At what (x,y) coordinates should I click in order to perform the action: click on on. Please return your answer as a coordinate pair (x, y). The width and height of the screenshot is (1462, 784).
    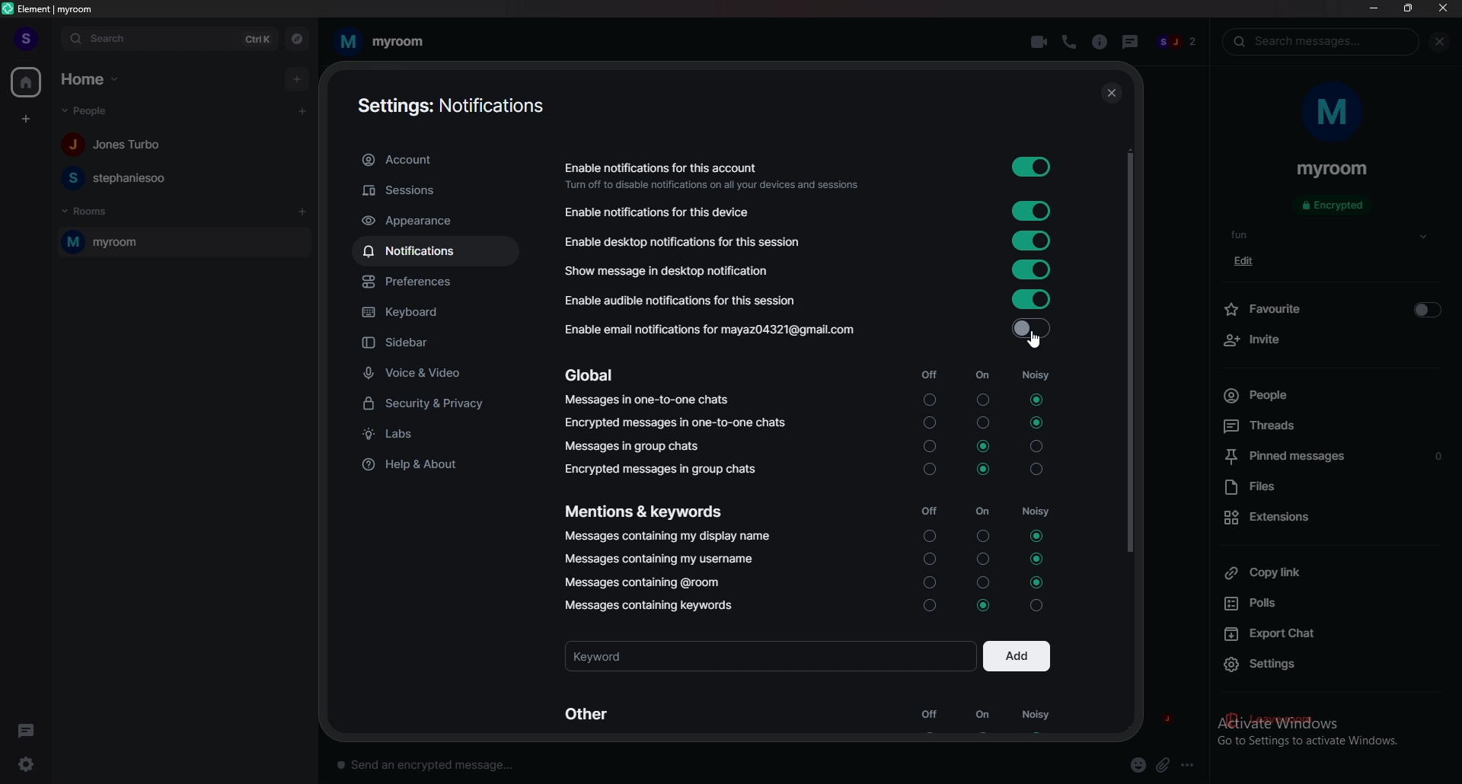
    Looking at the image, I should click on (982, 489).